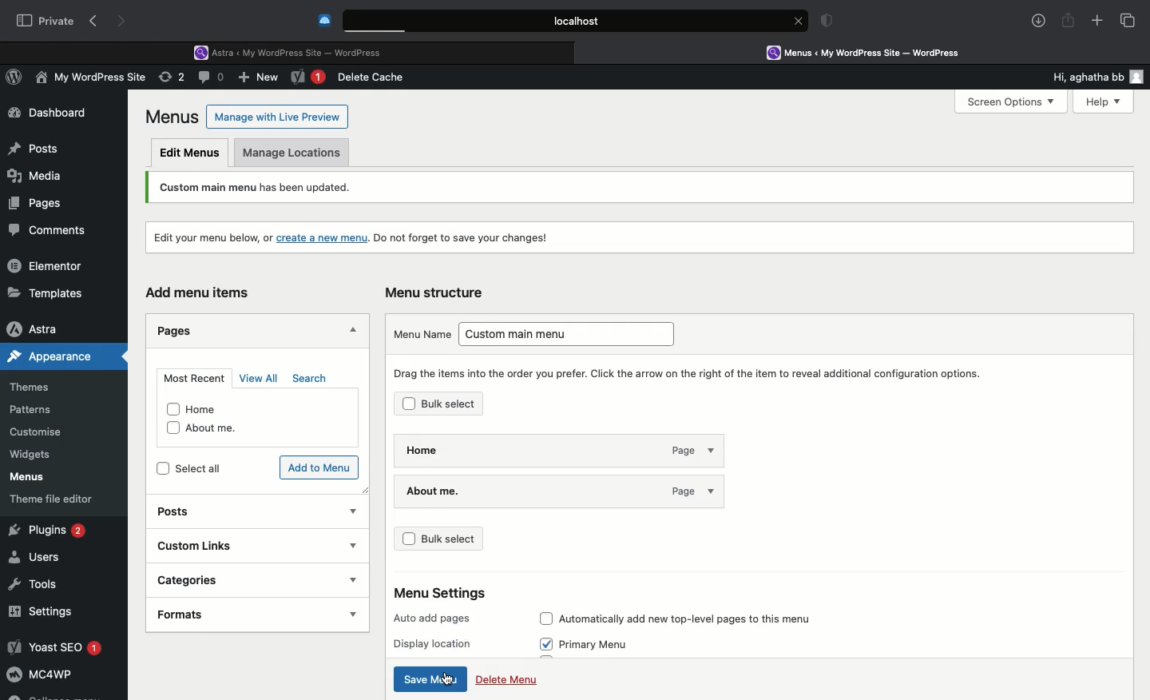 The image size is (1150, 700). I want to click on Bulk select, so click(464, 543).